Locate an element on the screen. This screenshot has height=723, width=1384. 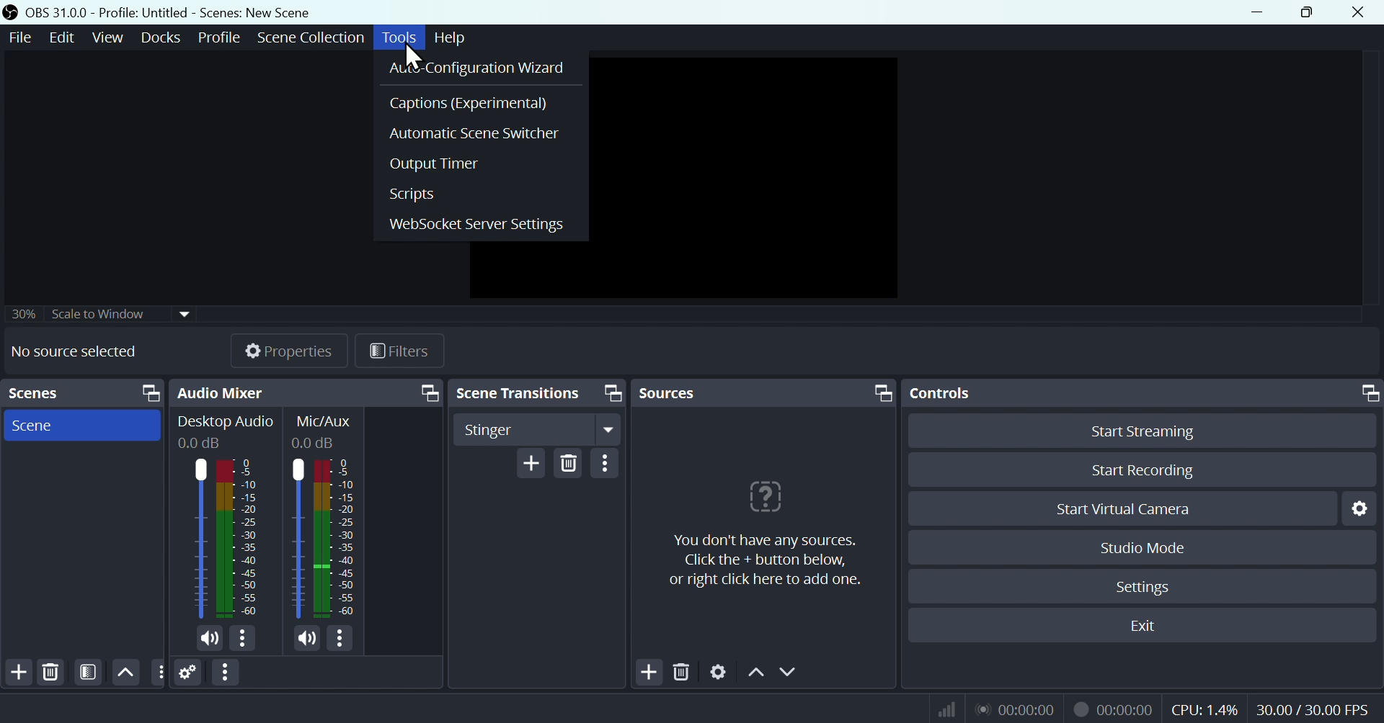
Scene is located at coordinates (81, 425).